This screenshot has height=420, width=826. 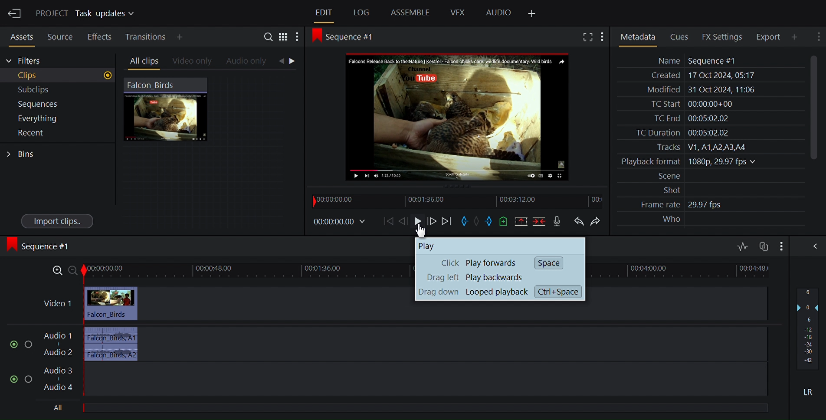 What do you see at coordinates (686, 162) in the screenshot?
I see `Playback format 1080p, 29.97 fps ` at bounding box center [686, 162].